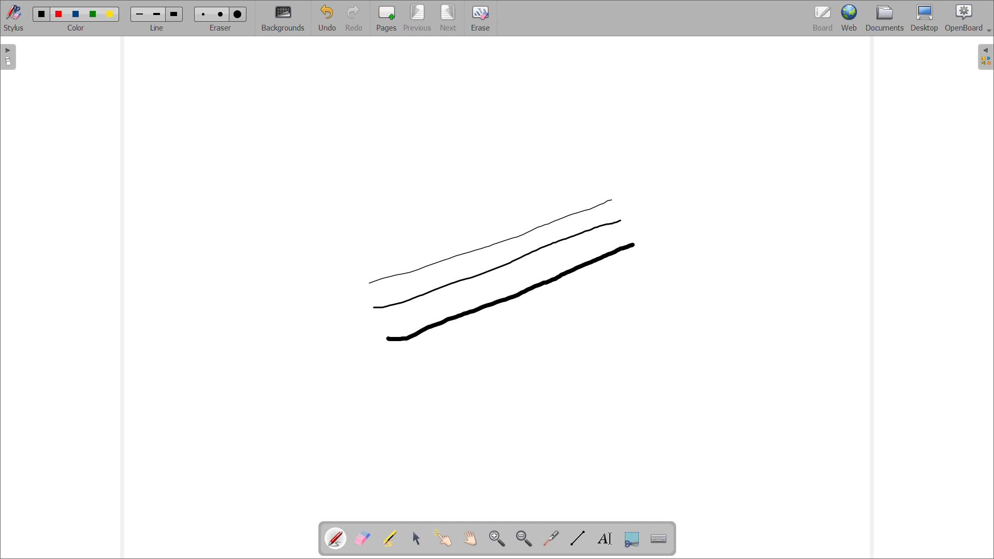 This screenshot has width=994, height=559. I want to click on scroll page, so click(470, 538).